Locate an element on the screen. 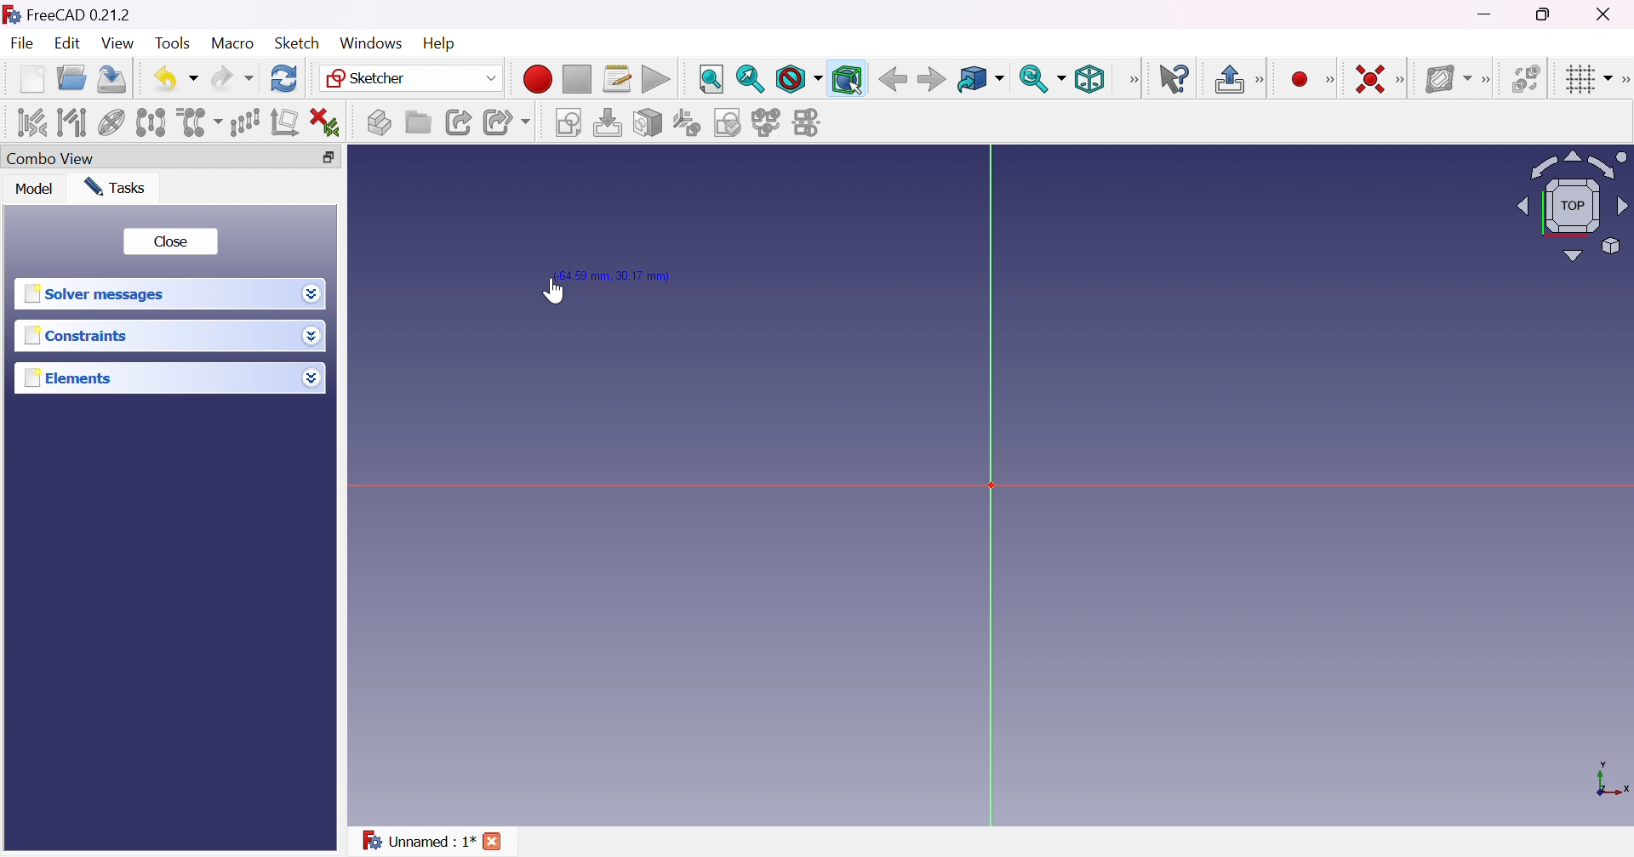 This screenshot has width=1634, height=857. Sketch is located at coordinates (298, 43).